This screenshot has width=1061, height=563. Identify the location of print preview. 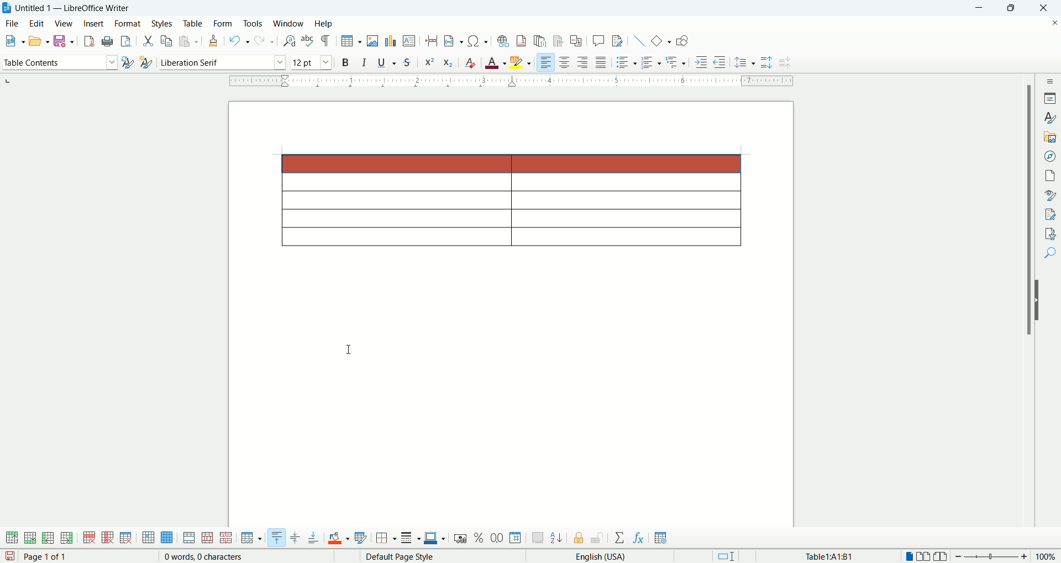
(128, 39).